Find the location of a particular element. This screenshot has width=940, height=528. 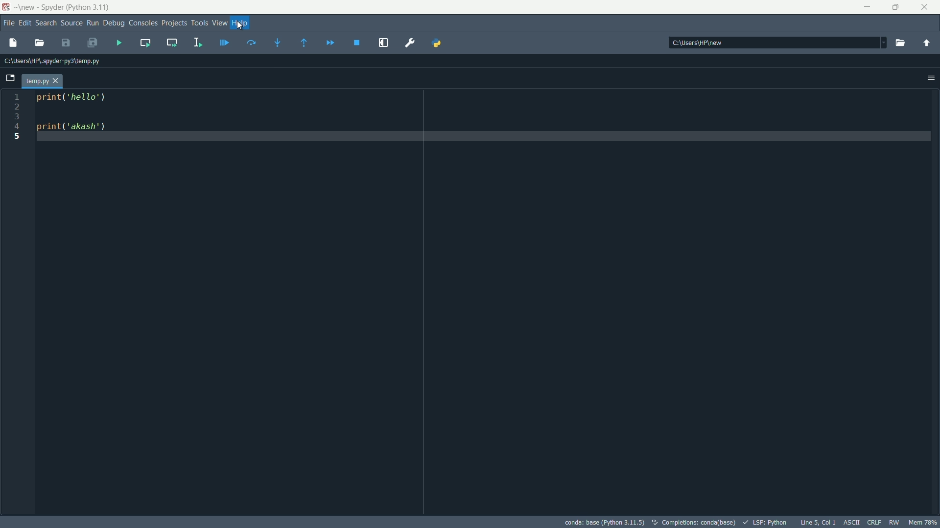

lsp:python is located at coordinates (766, 522).